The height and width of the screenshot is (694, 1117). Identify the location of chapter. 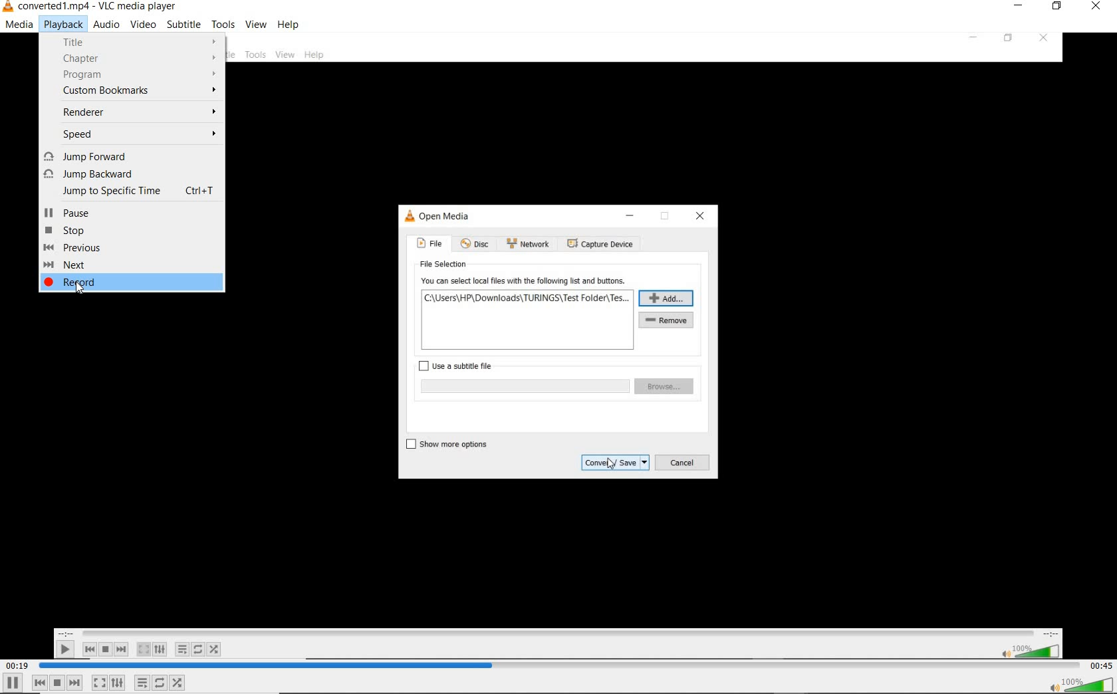
(134, 58).